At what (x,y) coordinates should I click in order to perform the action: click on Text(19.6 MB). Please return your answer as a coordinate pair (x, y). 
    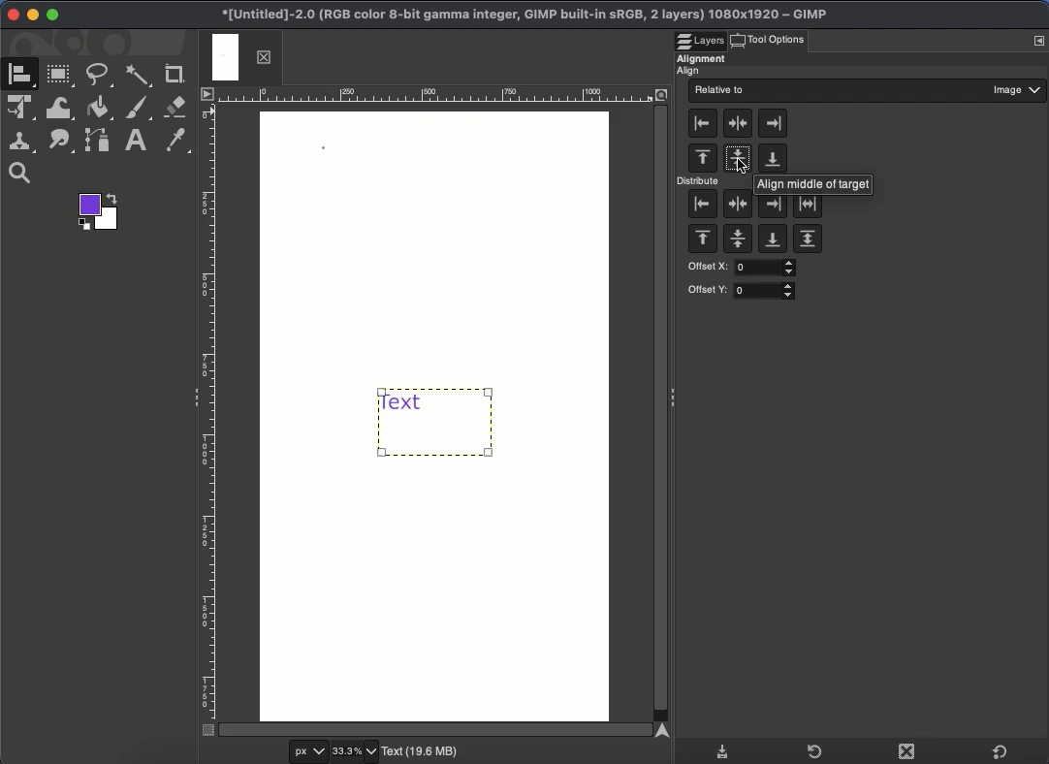
    Looking at the image, I should click on (423, 753).